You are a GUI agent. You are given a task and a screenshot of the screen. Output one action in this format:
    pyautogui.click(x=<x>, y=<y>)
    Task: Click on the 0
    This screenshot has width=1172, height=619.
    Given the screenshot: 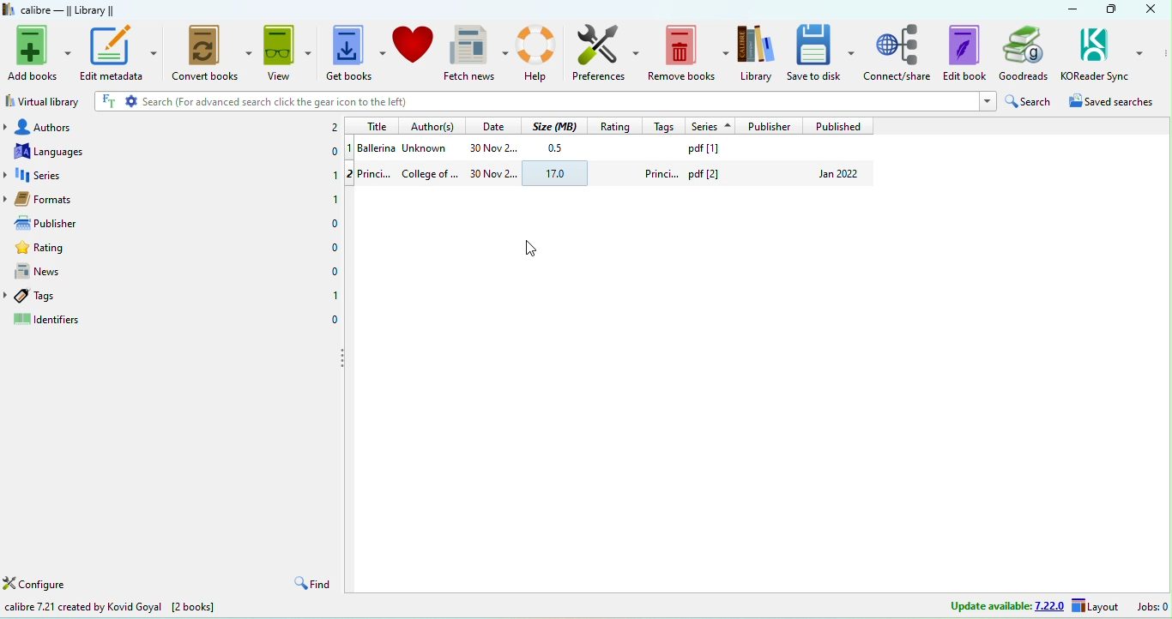 What is the action you would take?
    pyautogui.click(x=334, y=319)
    